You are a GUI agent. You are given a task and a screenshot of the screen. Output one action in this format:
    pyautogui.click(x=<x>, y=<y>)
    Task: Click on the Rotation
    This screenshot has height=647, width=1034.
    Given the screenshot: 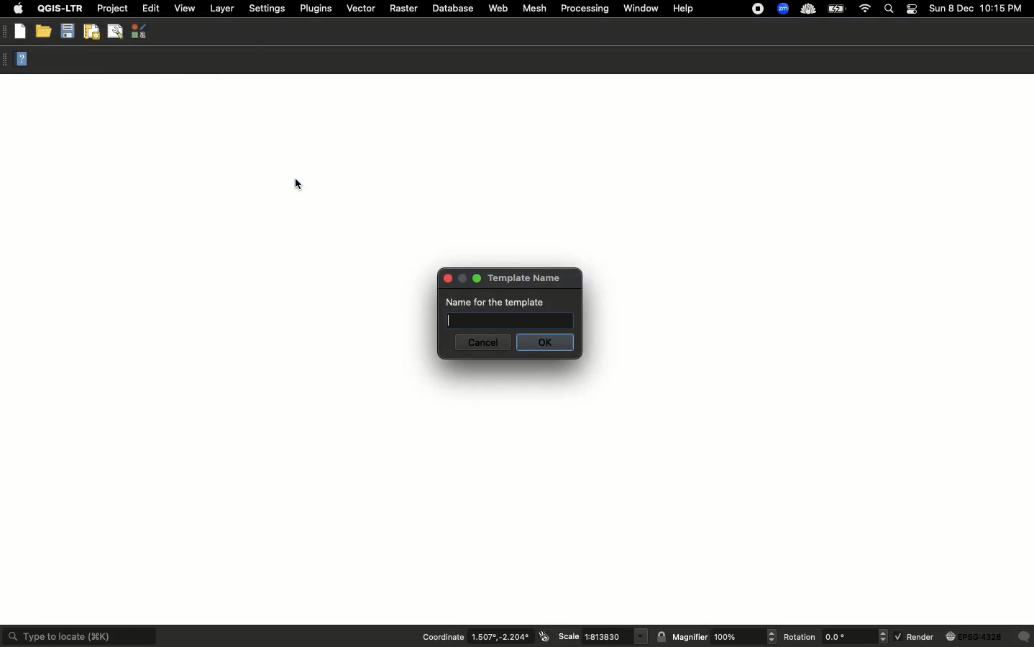 What is the action you would take?
    pyautogui.click(x=799, y=638)
    